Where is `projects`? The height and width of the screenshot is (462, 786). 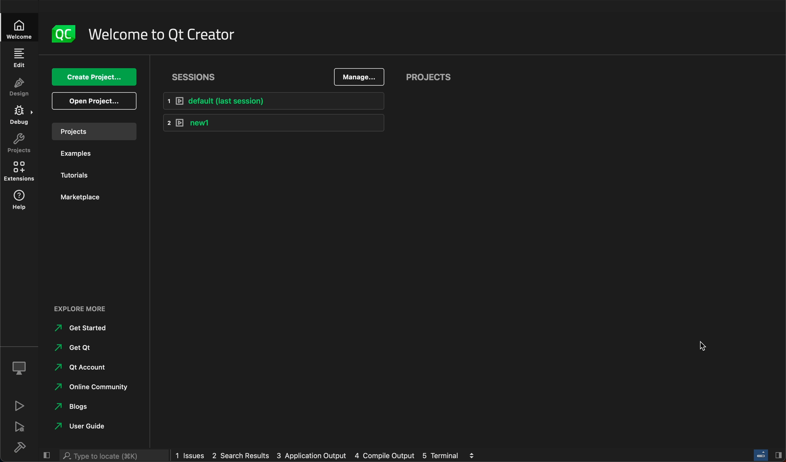
projects is located at coordinates (91, 130).